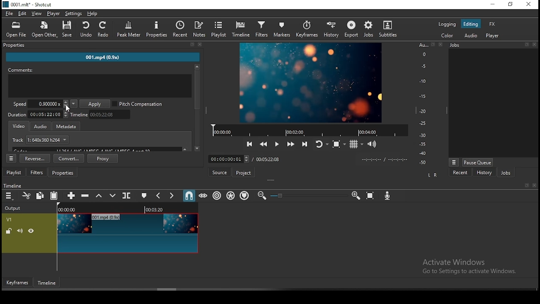 Image resolution: width=540 pixels, height=304 pixels. Describe the element at coordinates (37, 114) in the screenshot. I see `video duration` at that location.